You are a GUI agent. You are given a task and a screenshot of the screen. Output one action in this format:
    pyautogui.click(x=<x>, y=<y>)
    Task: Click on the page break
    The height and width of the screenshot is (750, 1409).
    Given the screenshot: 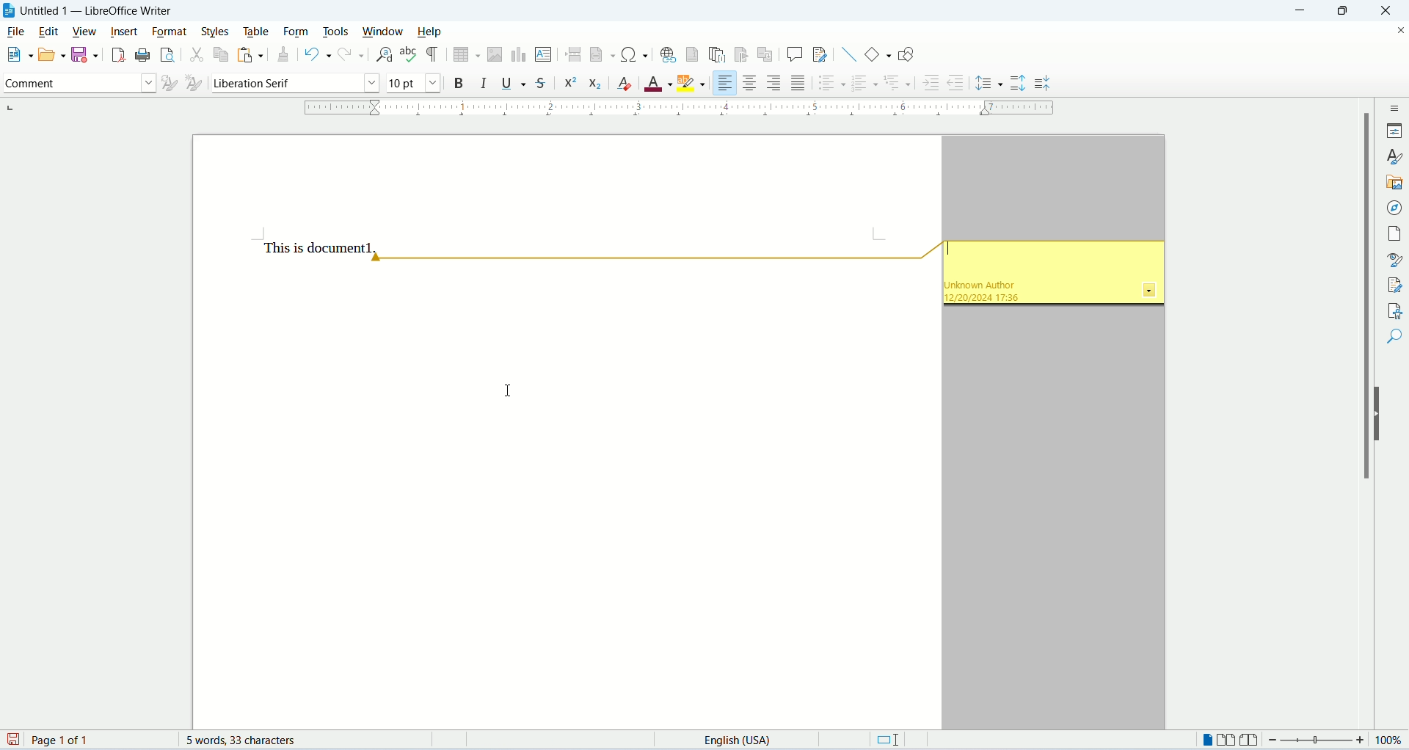 What is the action you would take?
    pyautogui.click(x=573, y=53)
    